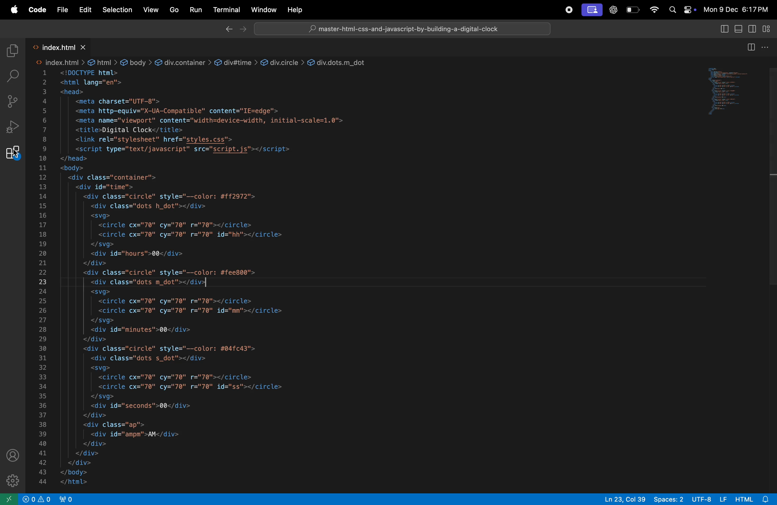  I want to click on split editor, so click(749, 47).